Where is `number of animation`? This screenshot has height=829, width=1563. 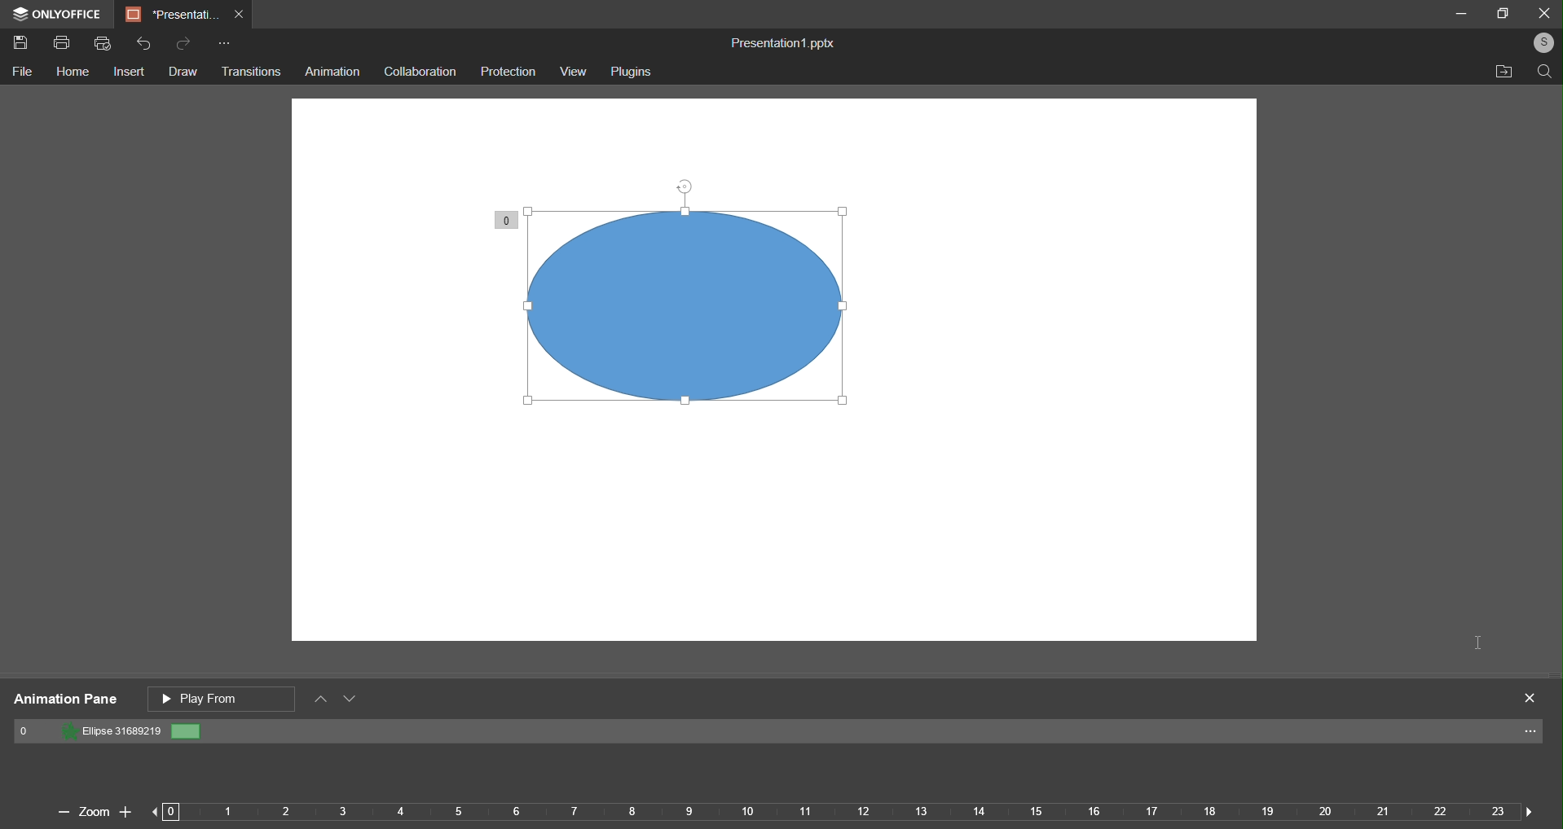 number of animation is located at coordinates (507, 218).